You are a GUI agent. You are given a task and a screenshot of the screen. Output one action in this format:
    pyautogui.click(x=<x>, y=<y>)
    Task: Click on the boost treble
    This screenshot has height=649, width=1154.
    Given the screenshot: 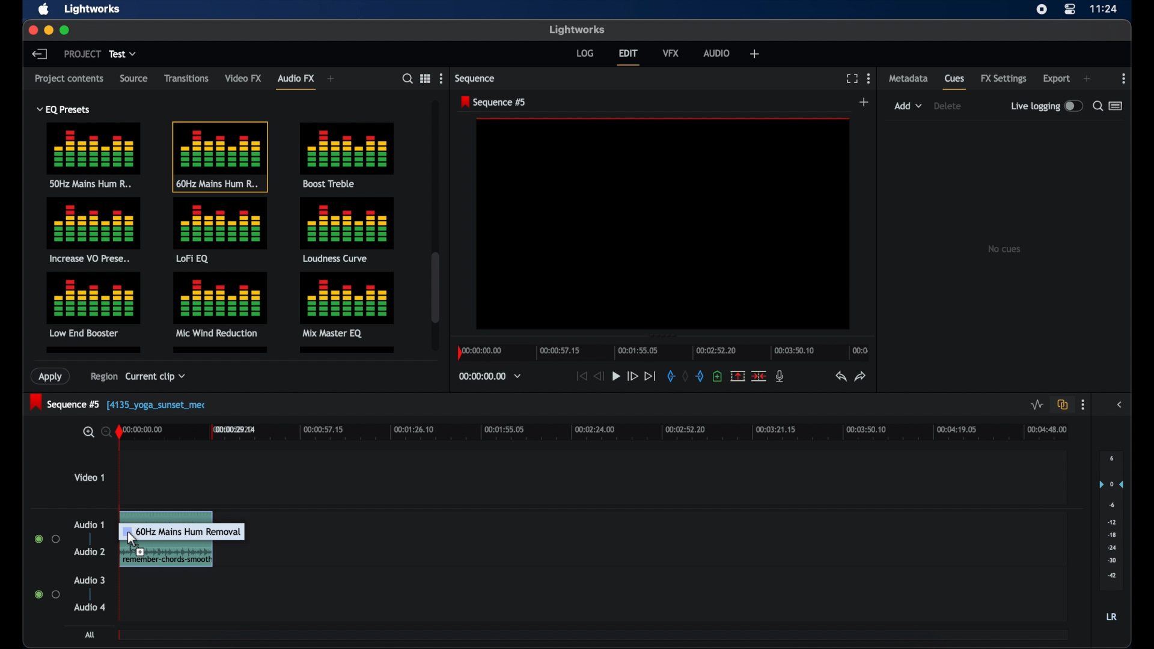 What is the action you would take?
    pyautogui.click(x=349, y=154)
    